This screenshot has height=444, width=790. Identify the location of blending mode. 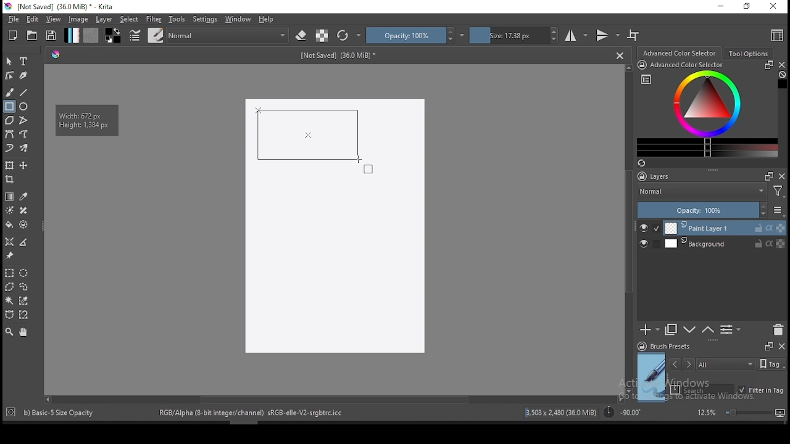
(228, 35).